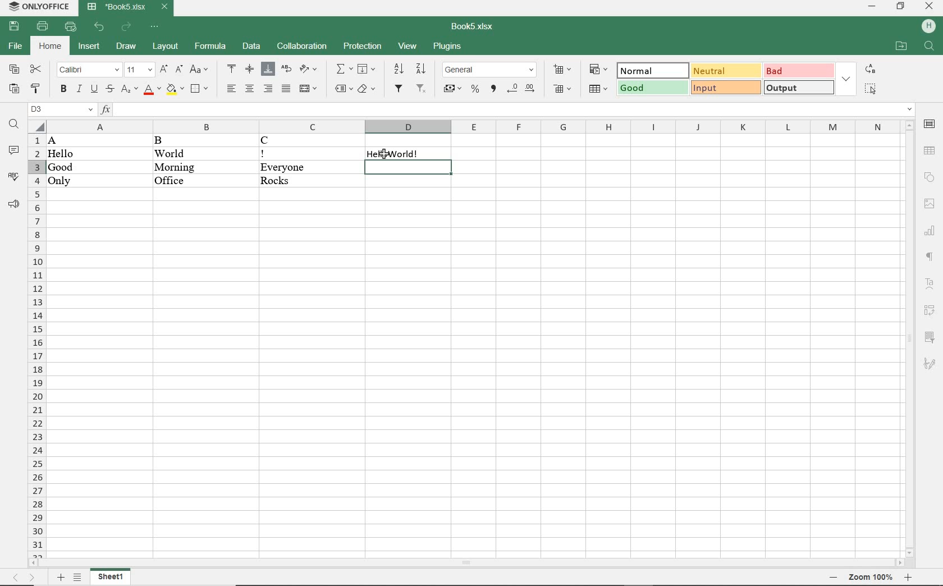 This screenshot has height=586, width=943. What do you see at coordinates (360, 45) in the screenshot?
I see `PROTECTION` at bounding box center [360, 45].